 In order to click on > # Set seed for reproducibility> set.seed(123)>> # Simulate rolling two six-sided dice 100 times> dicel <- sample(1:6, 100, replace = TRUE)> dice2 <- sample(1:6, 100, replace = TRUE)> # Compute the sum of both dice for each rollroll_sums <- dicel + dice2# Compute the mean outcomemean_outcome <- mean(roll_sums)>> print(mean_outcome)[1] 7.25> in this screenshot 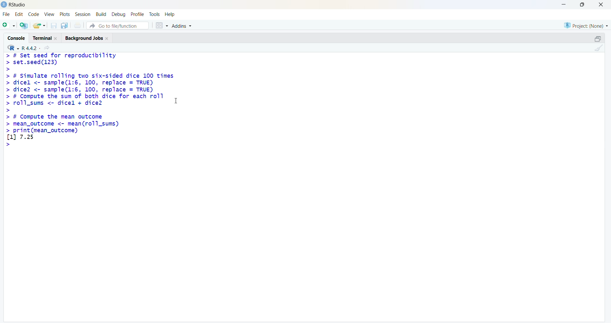, I will do `click(89, 100)`.